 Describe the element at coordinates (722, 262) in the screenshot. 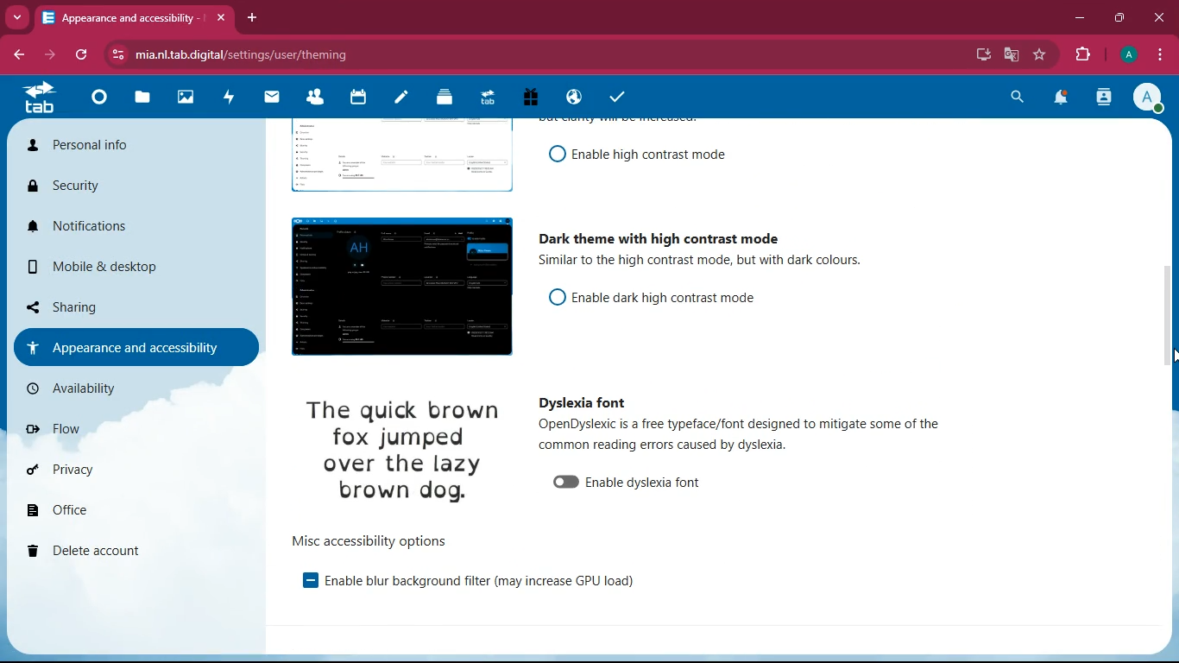

I see `description` at that location.